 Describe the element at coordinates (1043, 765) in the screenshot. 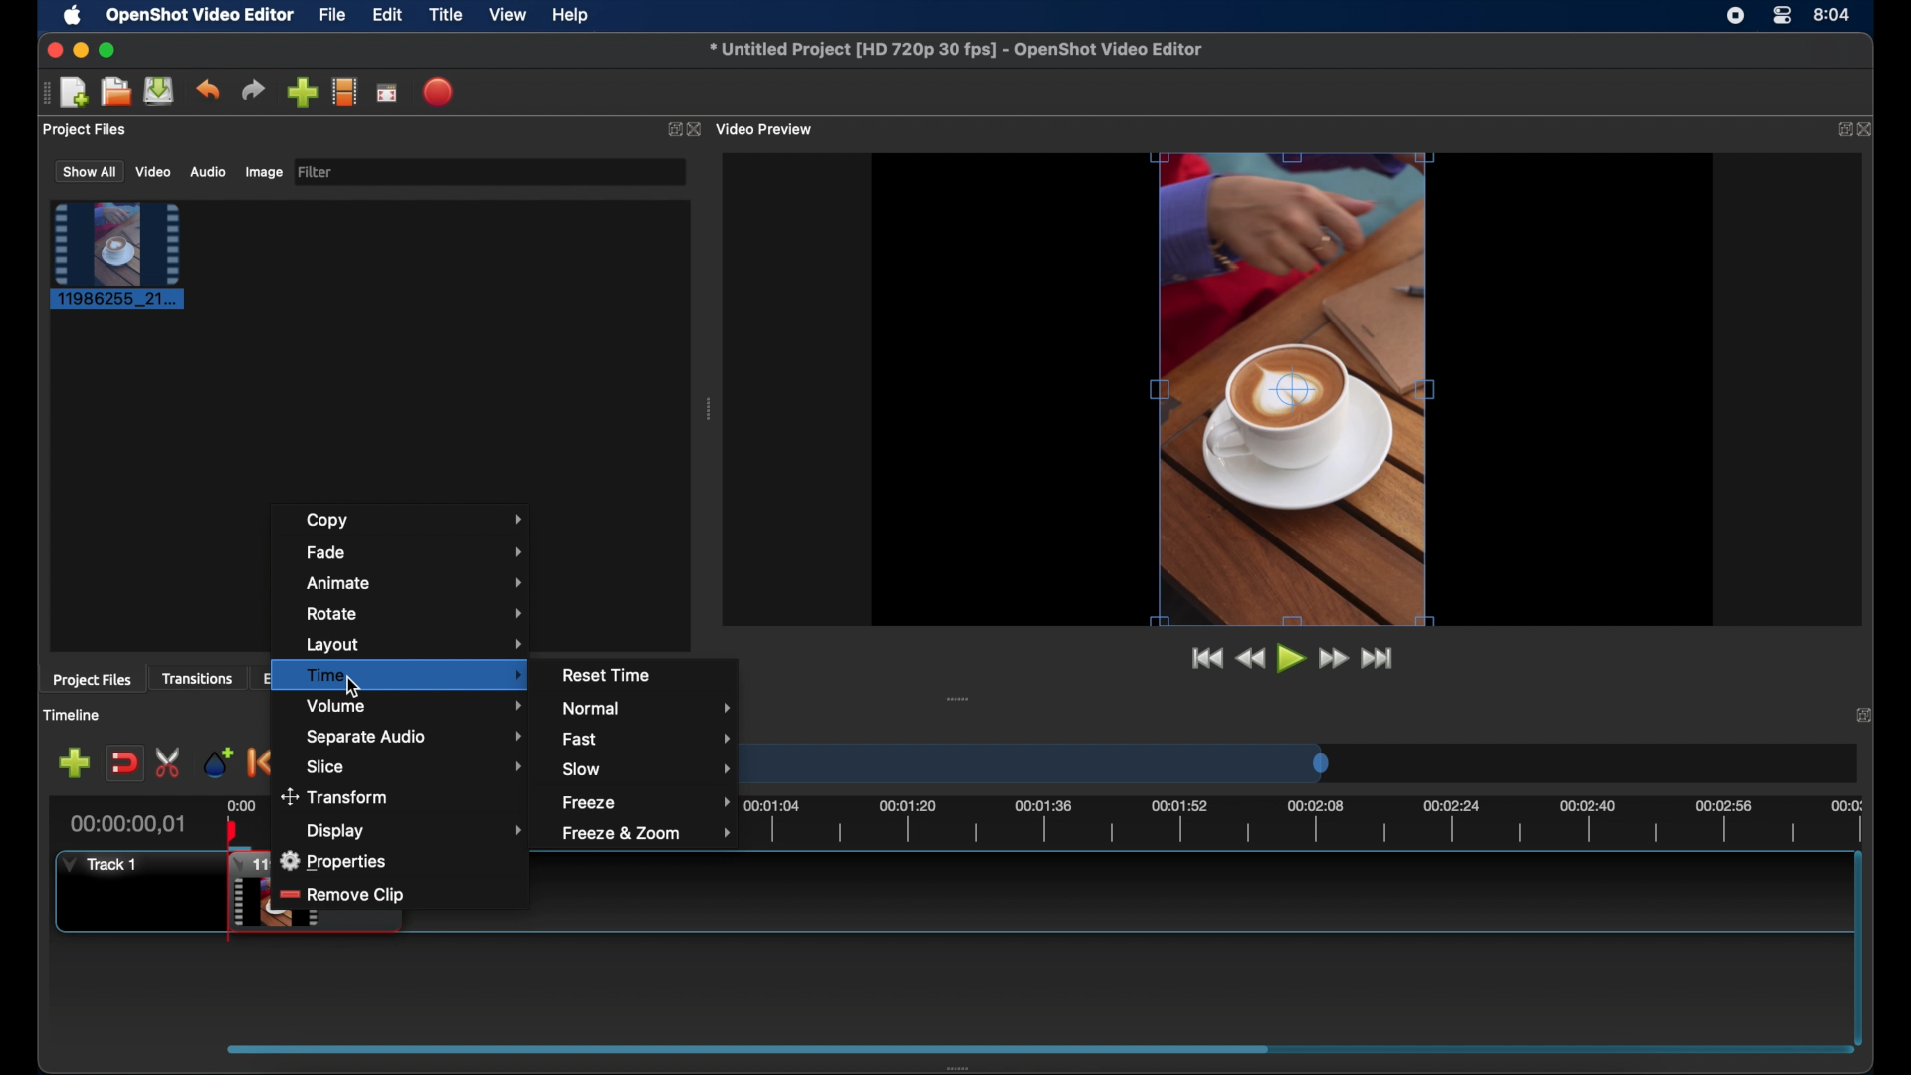

I see `timeline scale` at that location.